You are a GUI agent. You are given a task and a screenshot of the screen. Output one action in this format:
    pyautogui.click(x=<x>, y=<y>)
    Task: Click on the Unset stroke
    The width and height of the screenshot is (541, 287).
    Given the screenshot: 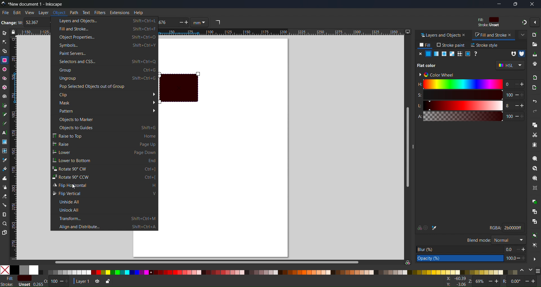 What is the action you would take?
    pyautogui.click(x=24, y=284)
    